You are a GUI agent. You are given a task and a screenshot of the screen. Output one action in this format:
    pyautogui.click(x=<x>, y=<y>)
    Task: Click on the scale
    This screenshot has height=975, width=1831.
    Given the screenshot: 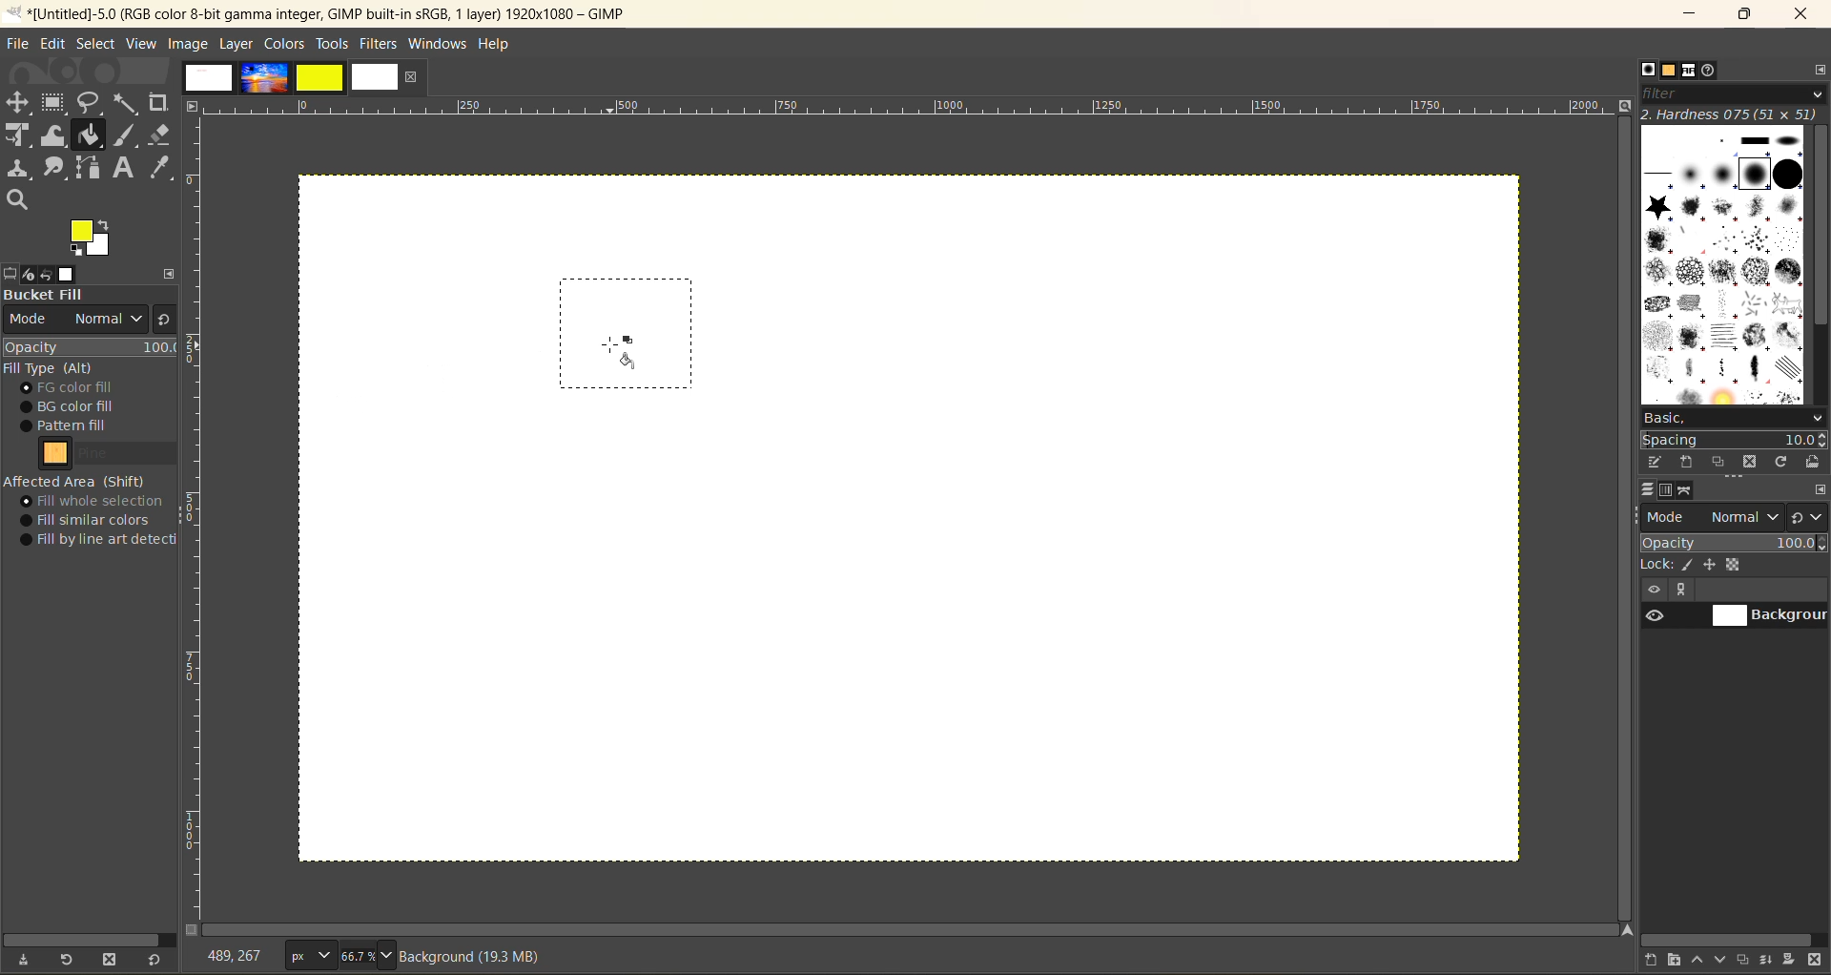 What is the action you would take?
    pyautogui.click(x=197, y=521)
    